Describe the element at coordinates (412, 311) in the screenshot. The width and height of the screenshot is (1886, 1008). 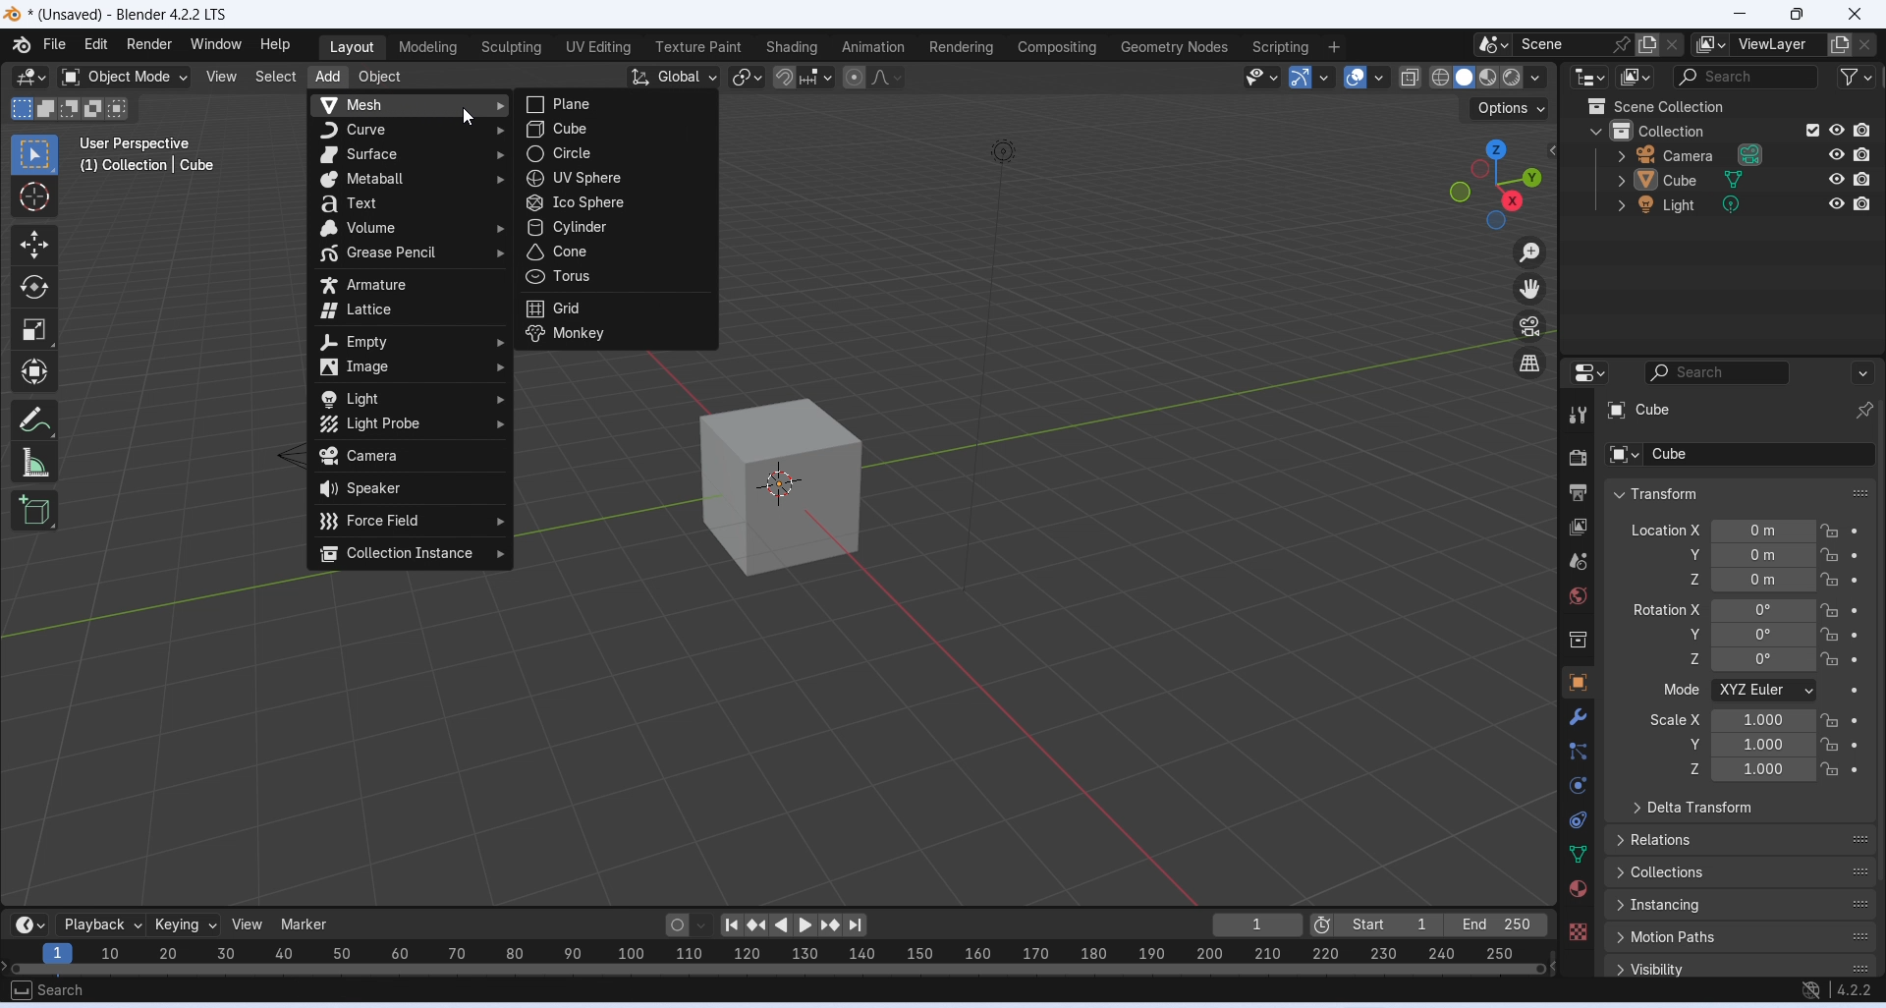
I see `lattice` at that location.